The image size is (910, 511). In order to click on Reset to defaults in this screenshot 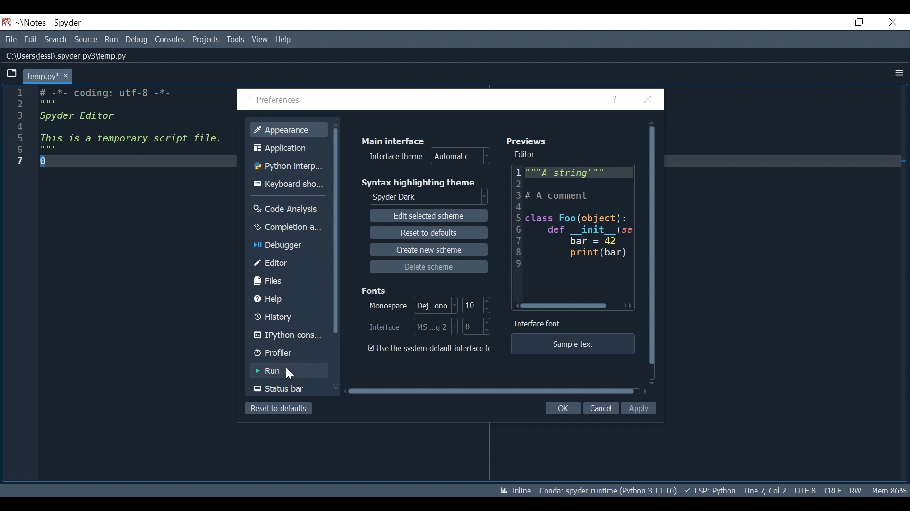, I will do `click(279, 407)`.